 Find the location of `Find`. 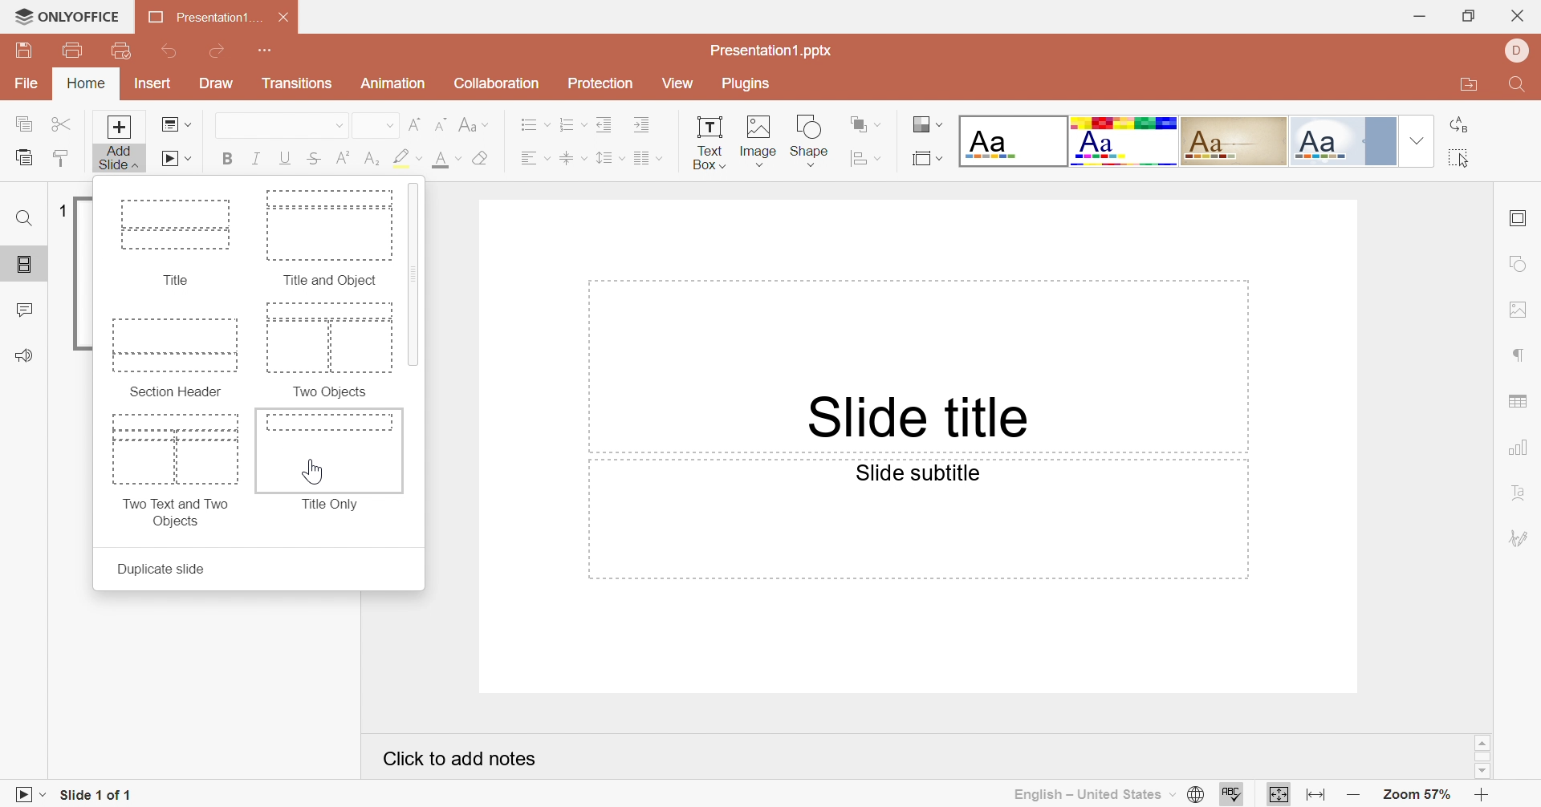

Find is located at coordinates (22, 219).